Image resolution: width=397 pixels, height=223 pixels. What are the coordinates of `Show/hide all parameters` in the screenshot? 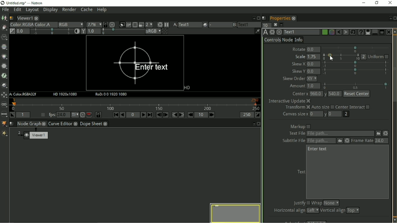 It's located at (368, 32).